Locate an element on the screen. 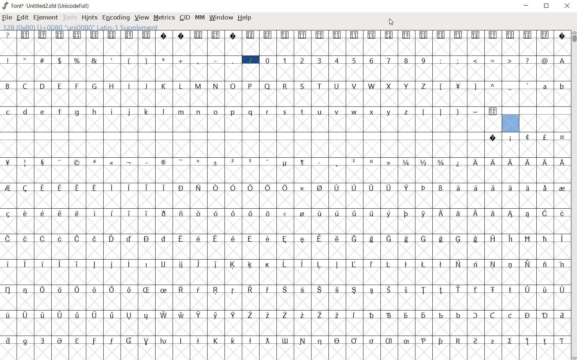  glyph is located at coordinates (337, 315).